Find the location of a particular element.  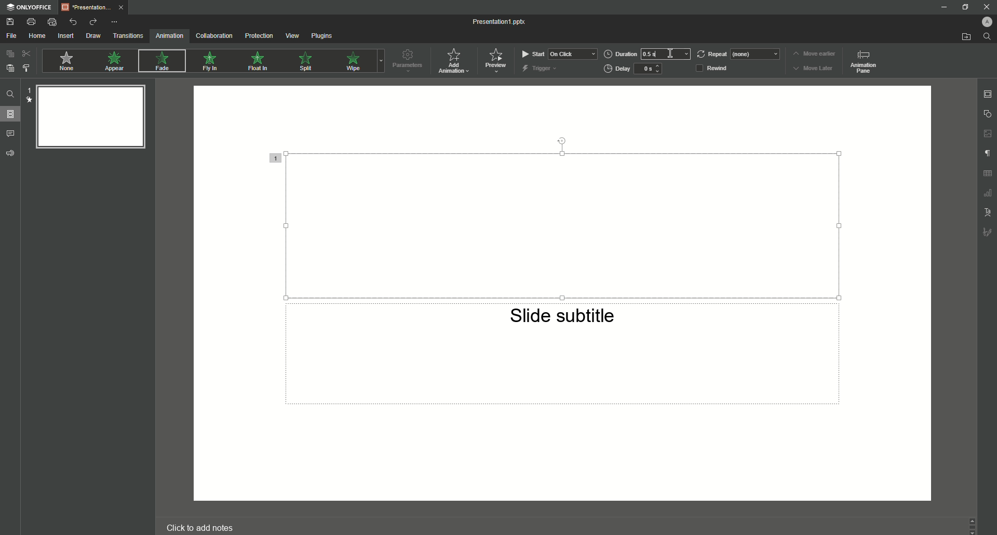

Appear is located at coordinates (115, 62).